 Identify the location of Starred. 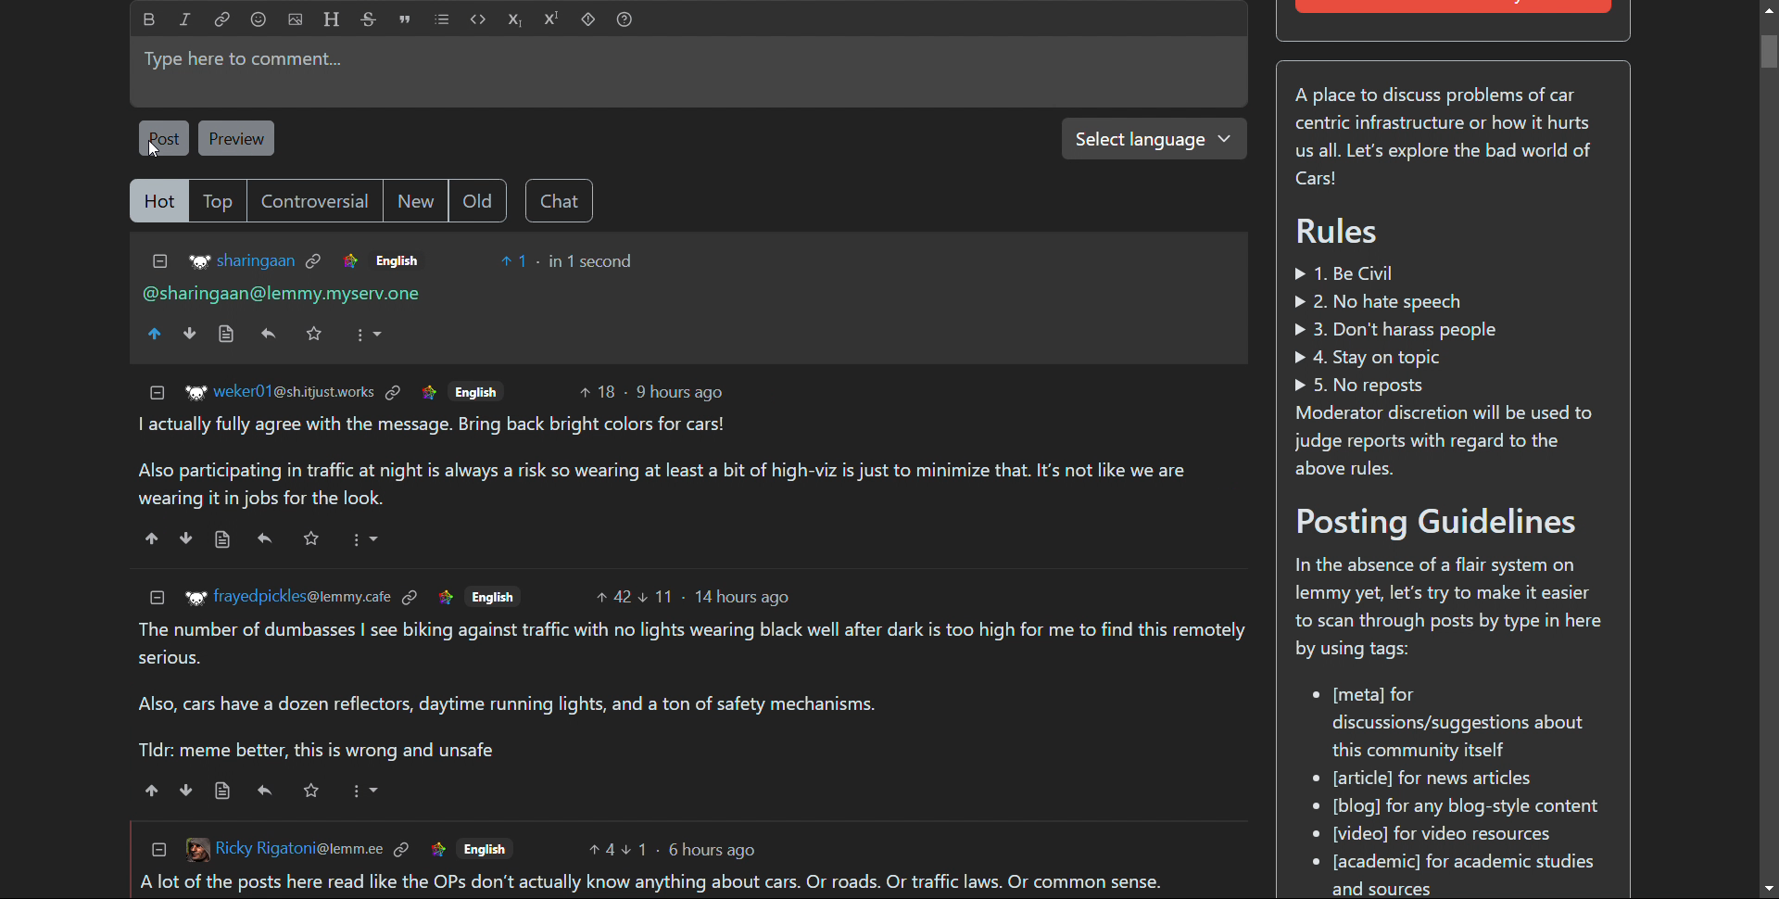
(309, 790).